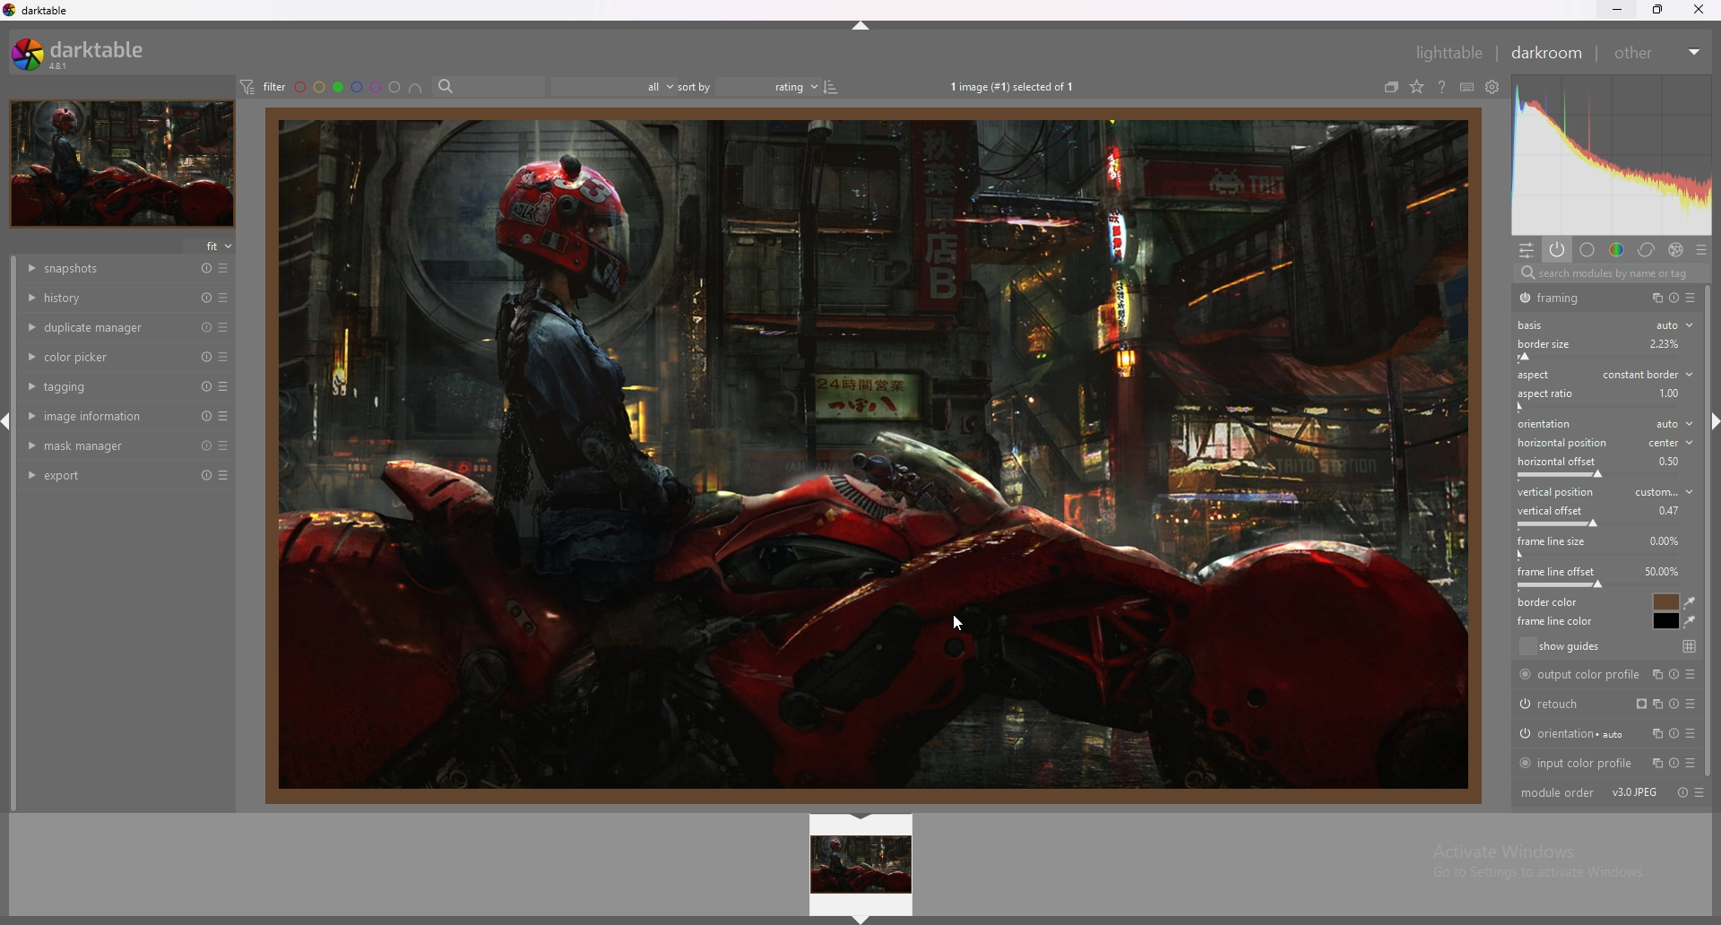  What do you see at coordinates (693, 86) in the screenshot?
I see `sort by` at bounding box center [693, 86].